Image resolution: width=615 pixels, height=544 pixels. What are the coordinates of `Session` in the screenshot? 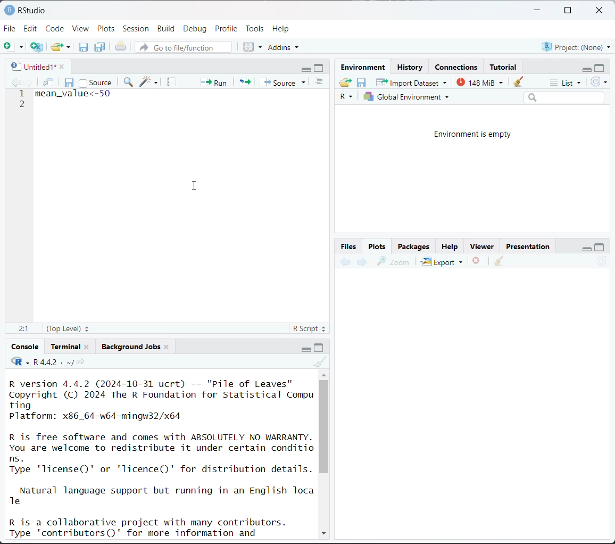 It's located at (136, 29).